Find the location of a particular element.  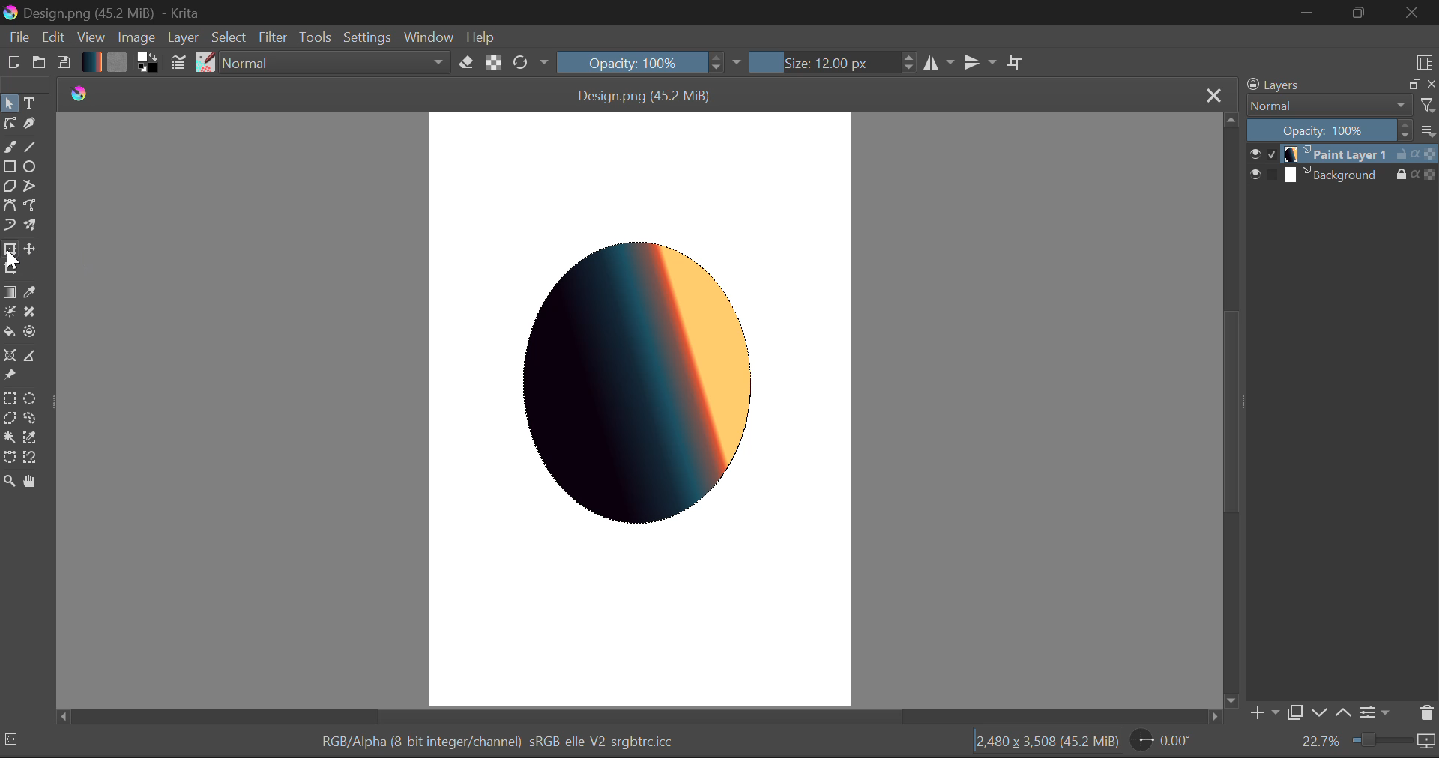

Freehand Path Tool is located at coordinates (31, 206).